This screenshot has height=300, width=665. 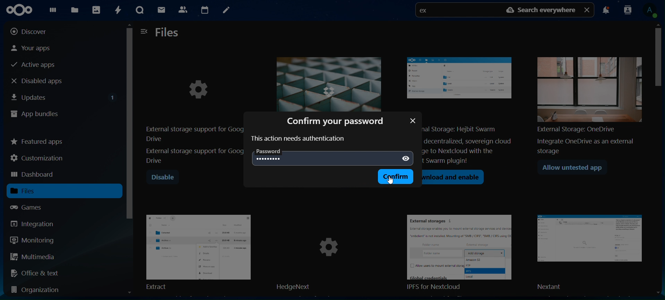 I want to click on files, so click(x=168, y=33).